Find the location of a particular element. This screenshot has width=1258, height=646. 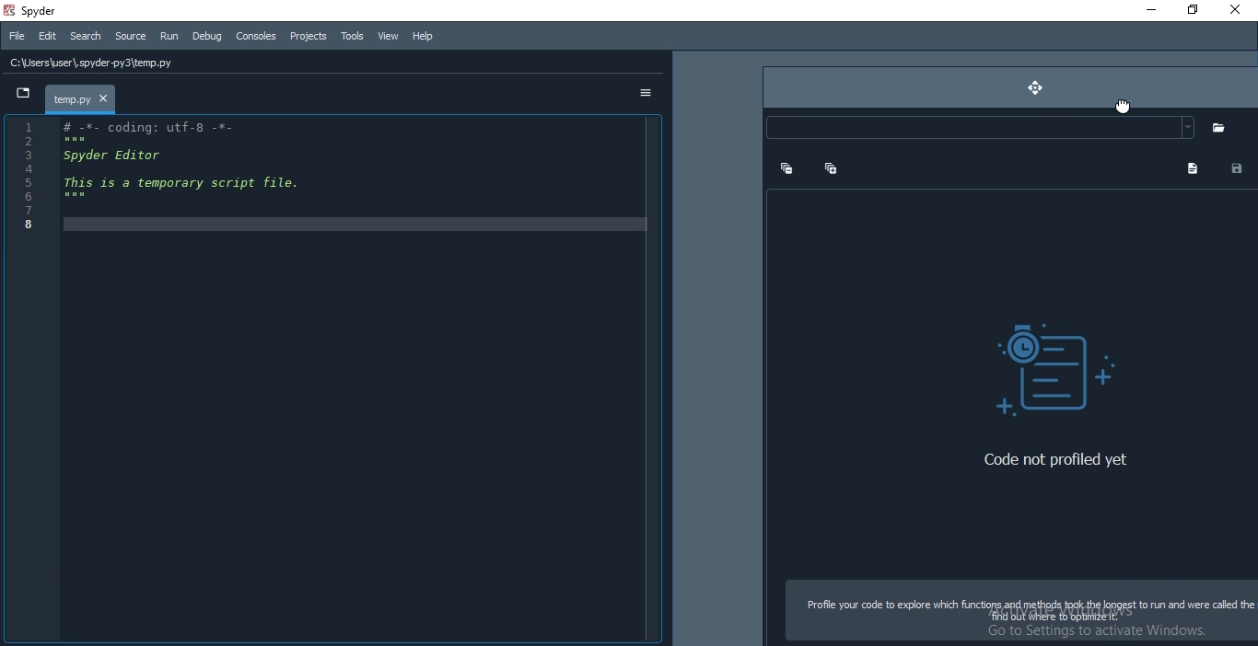

Edit is located at coordinates (46, 35).